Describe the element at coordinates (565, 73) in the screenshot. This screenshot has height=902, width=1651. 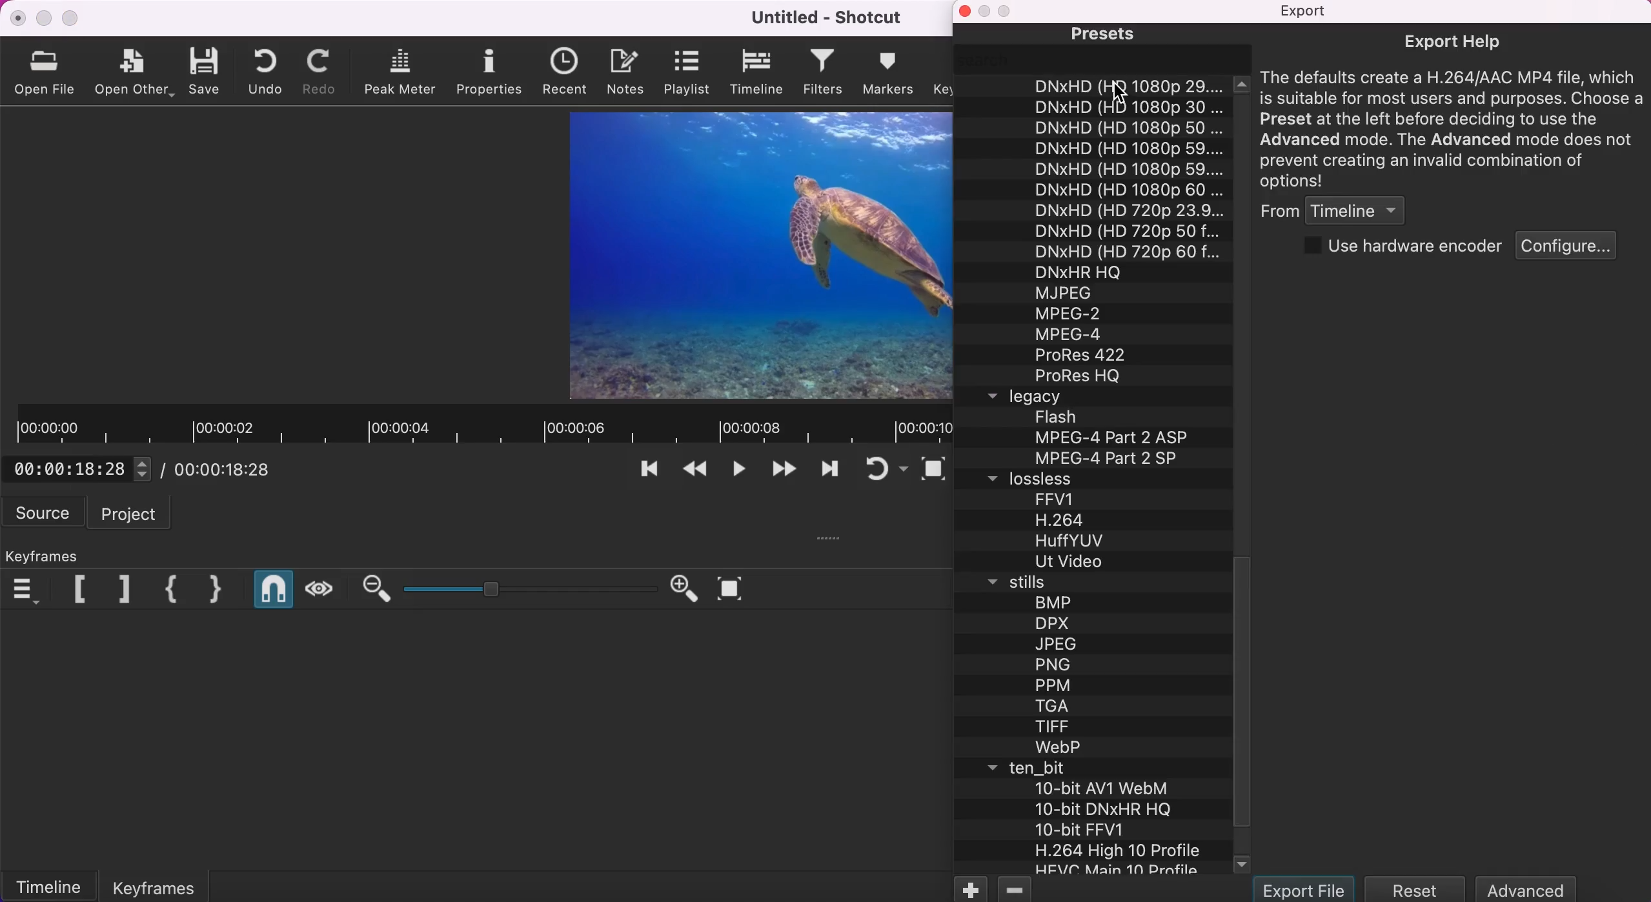
I see `recent` at that location.